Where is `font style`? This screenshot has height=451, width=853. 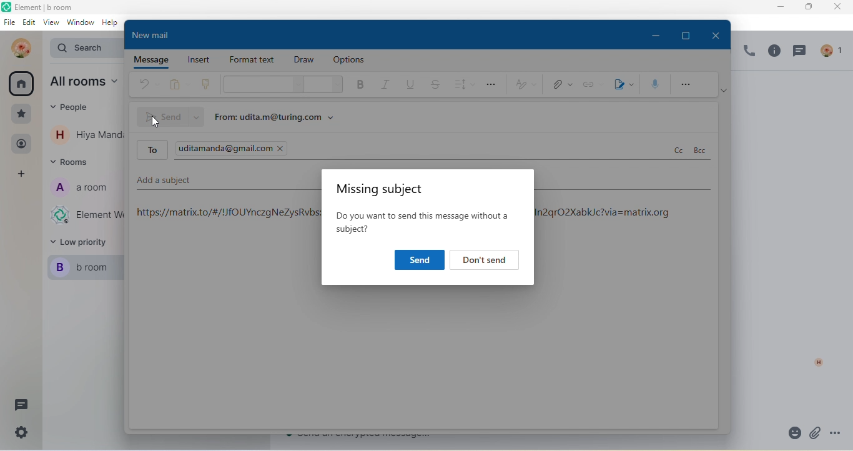 font style is located at coordinates (260, 86).